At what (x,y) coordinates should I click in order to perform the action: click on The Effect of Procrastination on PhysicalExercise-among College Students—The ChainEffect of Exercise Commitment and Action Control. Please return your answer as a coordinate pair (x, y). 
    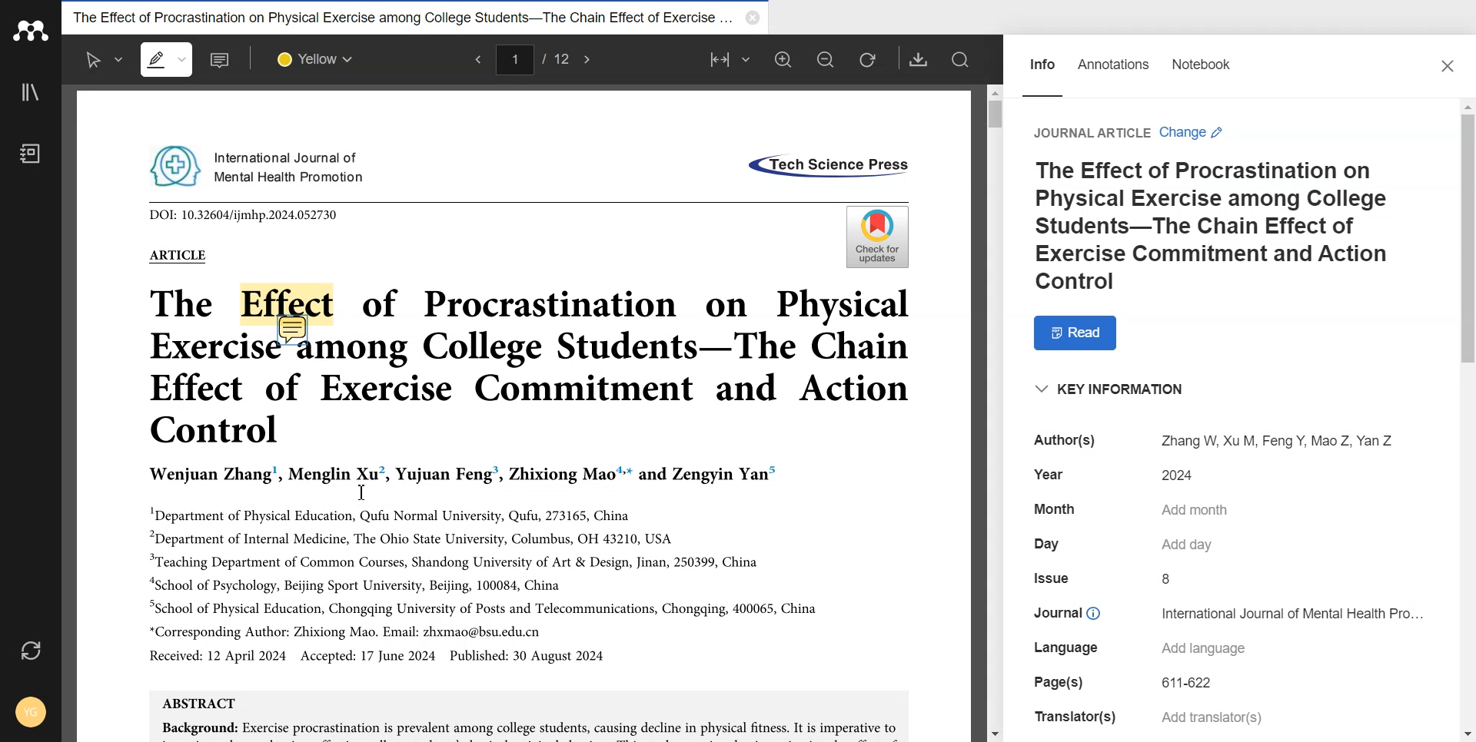
    Looking at the image, I should click on (529, 363).